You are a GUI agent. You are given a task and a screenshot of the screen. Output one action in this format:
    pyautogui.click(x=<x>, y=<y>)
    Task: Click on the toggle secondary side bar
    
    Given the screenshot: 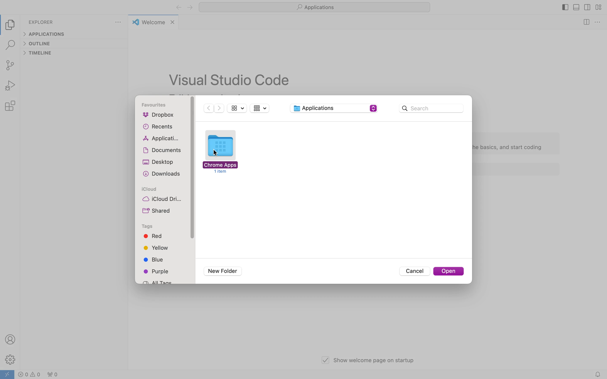 What is the action you would take?
    pyautogui.click(x=587, y=9)
    